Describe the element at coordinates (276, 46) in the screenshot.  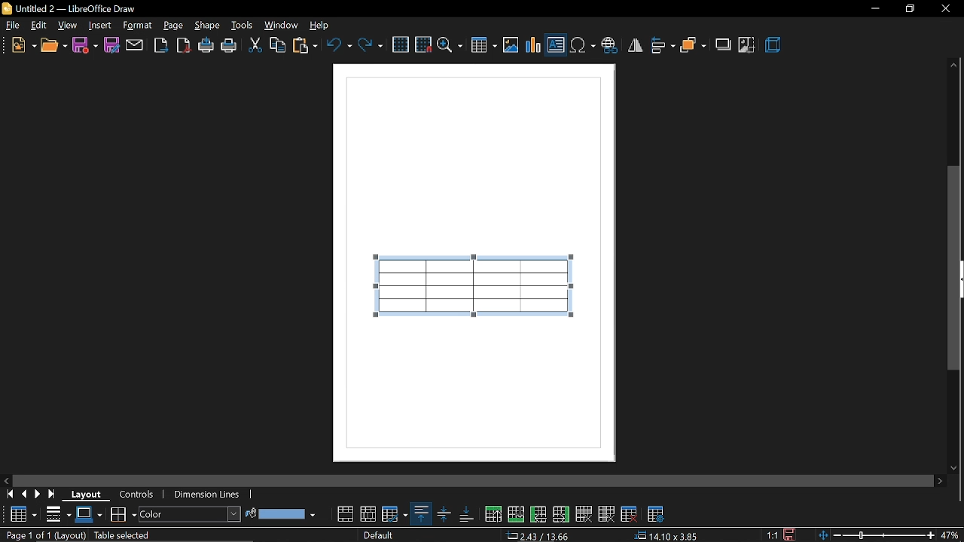
I see `copy` at that location.